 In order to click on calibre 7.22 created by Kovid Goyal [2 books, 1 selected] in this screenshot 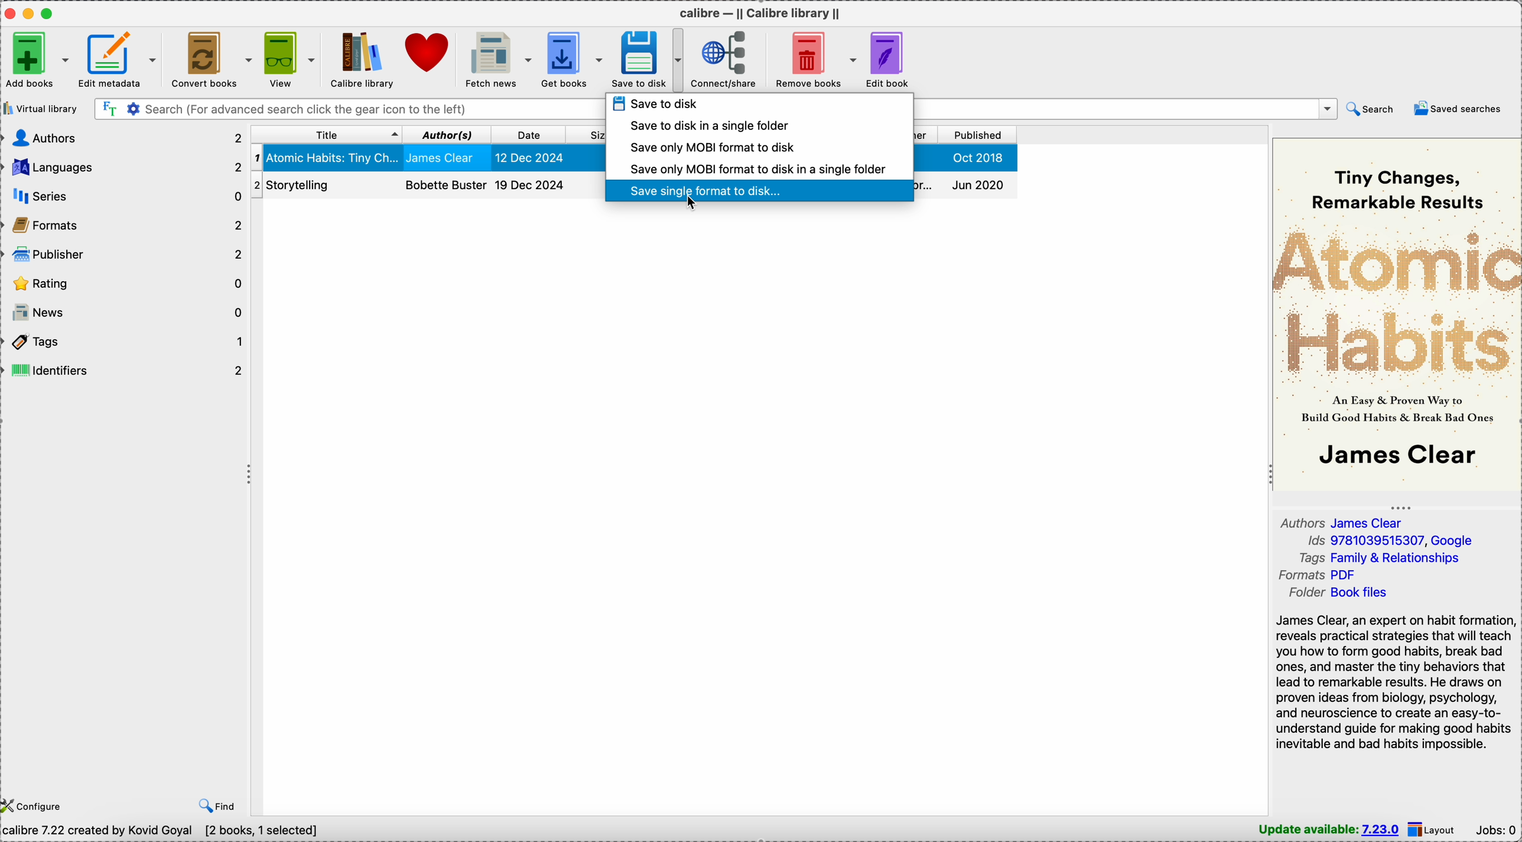, I will do `click(159, 833)`.